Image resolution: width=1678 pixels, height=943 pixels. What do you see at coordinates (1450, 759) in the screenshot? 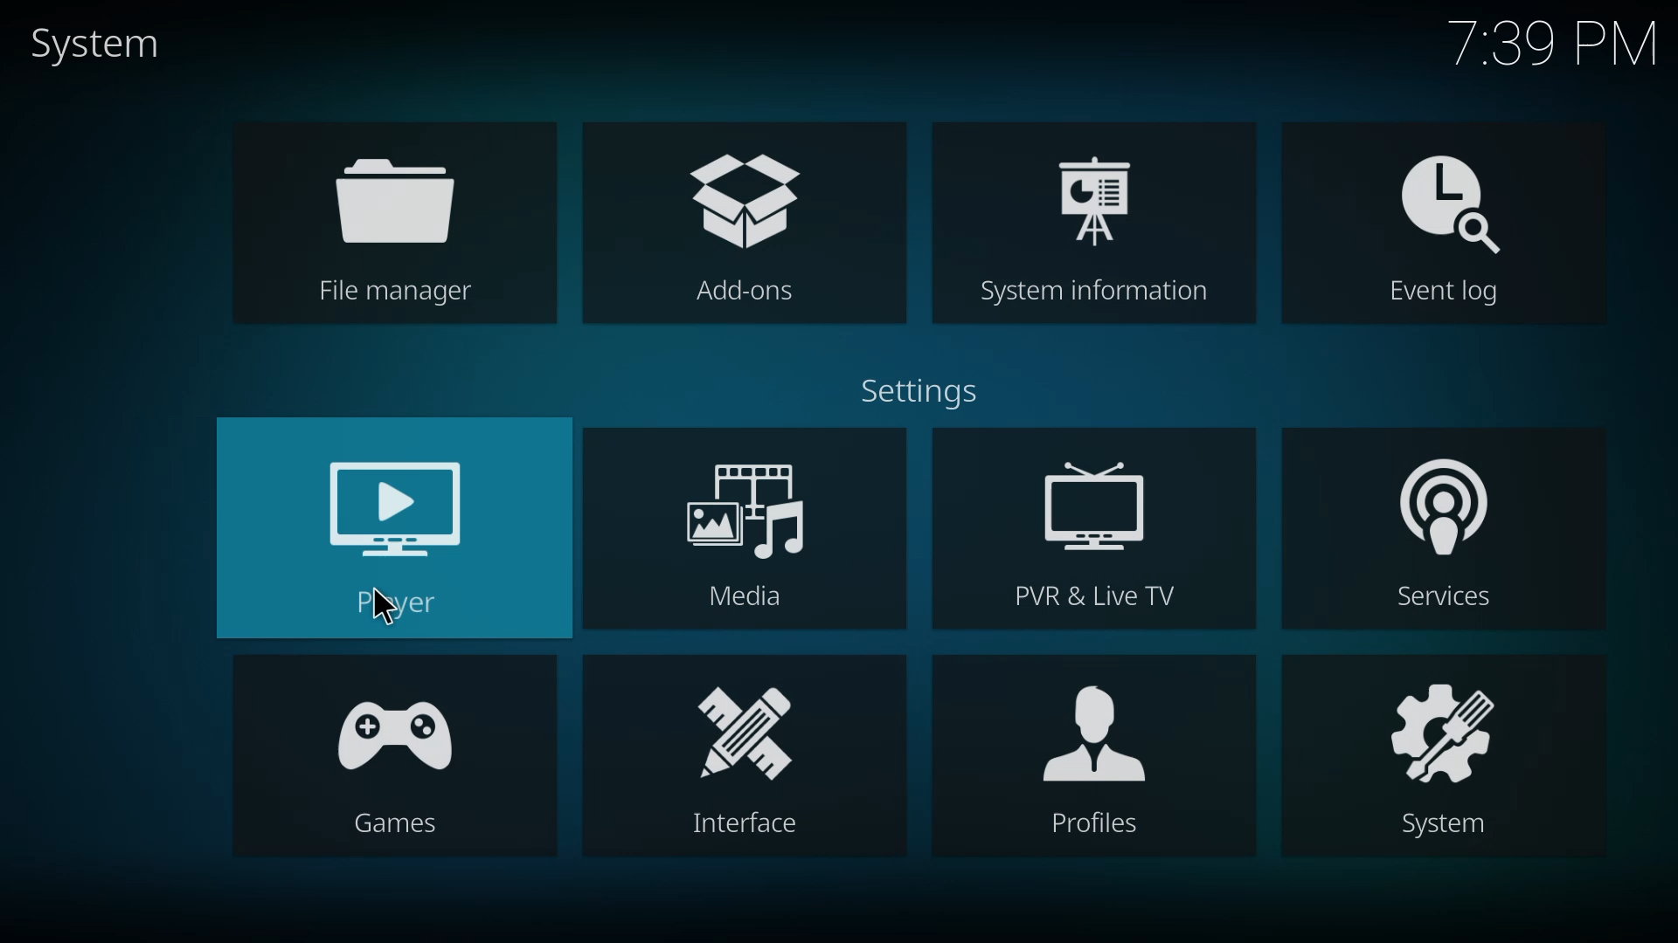
I see `system` at bounding box center [1450, 759].